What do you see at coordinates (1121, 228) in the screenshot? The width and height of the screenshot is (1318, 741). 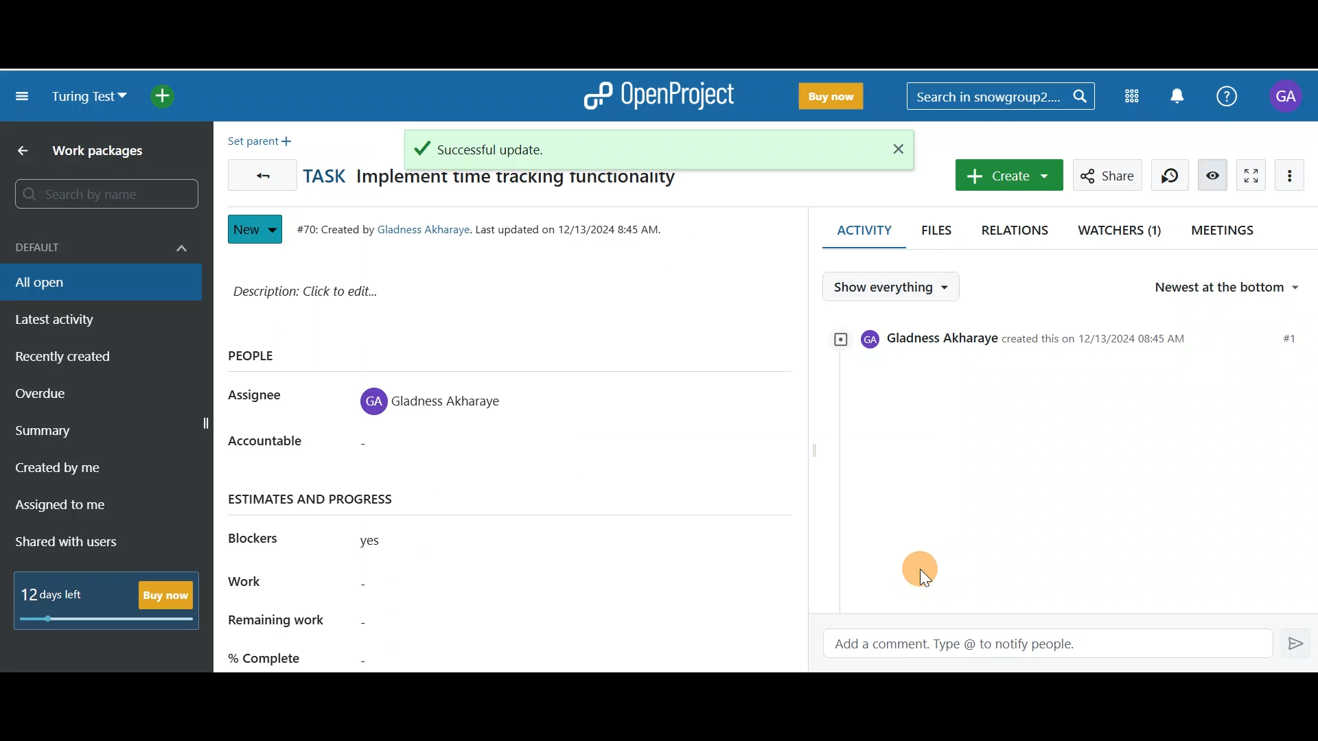 I see `Watchers` at bounding box center [1121, 228].